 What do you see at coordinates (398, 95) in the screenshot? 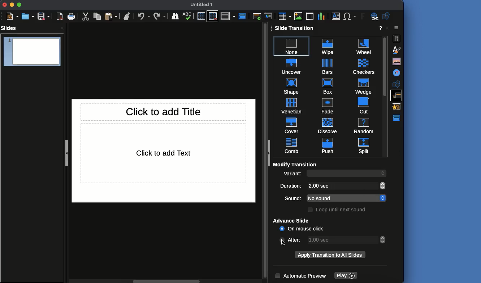
I see `Slide transition` at bounding box center [398, 95].